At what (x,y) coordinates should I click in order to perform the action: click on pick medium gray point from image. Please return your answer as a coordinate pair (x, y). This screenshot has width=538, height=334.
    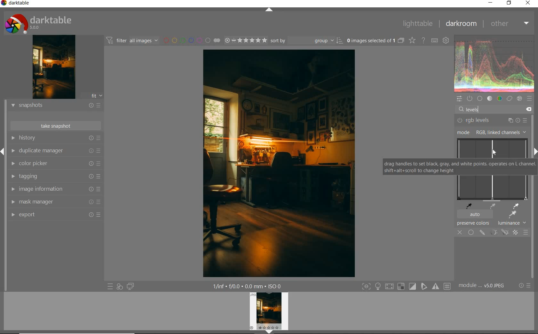
    Looking at the image, I should click on (493, 206).